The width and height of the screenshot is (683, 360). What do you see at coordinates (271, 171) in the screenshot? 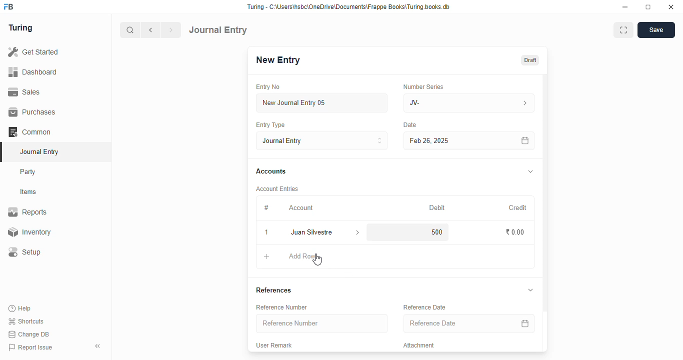
I see `accounts` at bounding box center [271, 171].